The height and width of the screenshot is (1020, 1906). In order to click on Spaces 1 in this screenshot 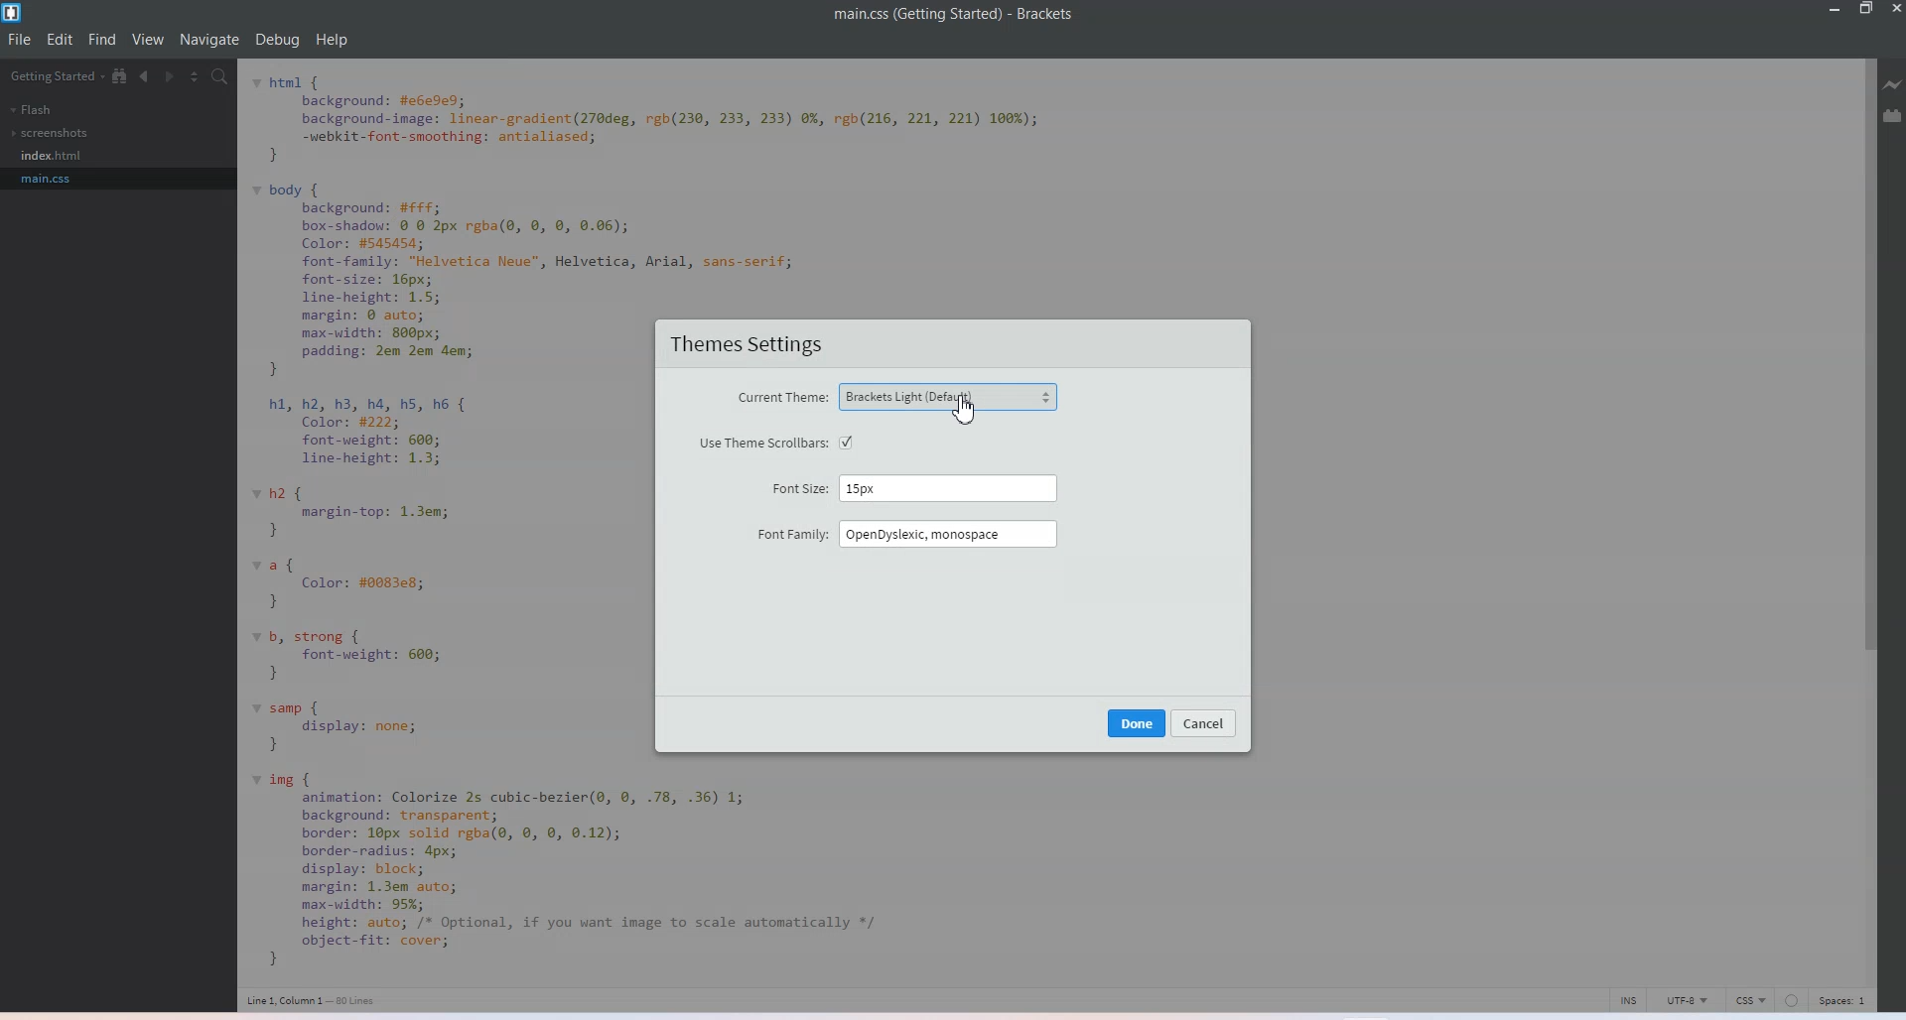, I will do `click(1845, 1000)`.